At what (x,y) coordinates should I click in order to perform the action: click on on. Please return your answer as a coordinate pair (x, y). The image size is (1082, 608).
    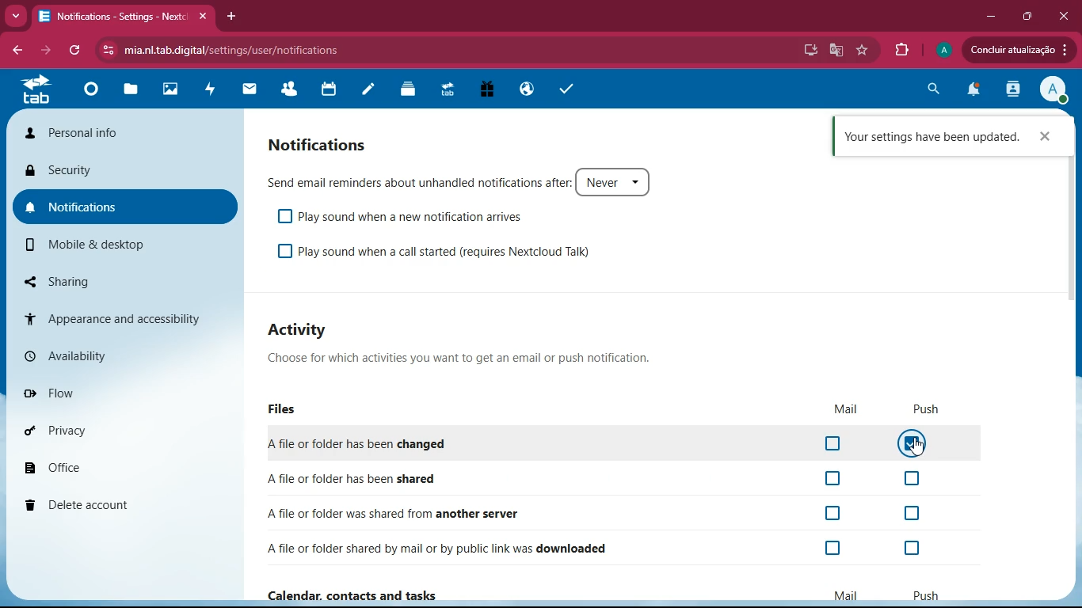
    Looking at the image, I should click on (838, 548).